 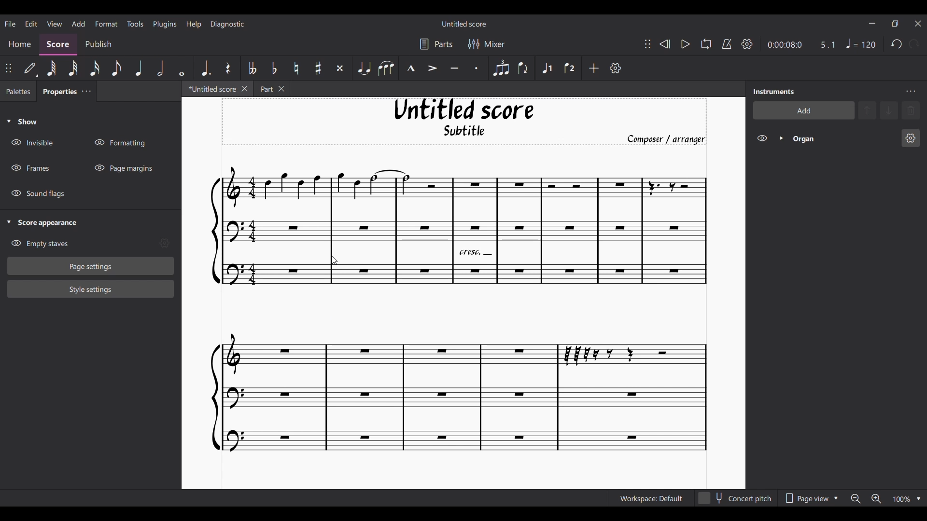 I want to click on Composer/arranger, so click(x=671, y=139).